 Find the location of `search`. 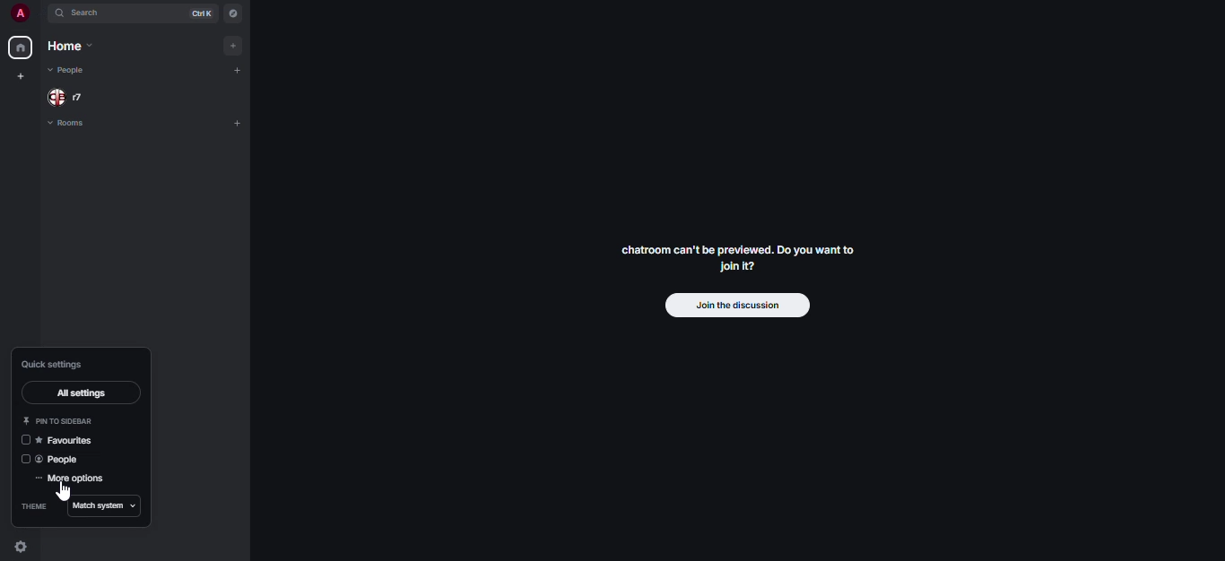

search is located at coordinates (87, 12).